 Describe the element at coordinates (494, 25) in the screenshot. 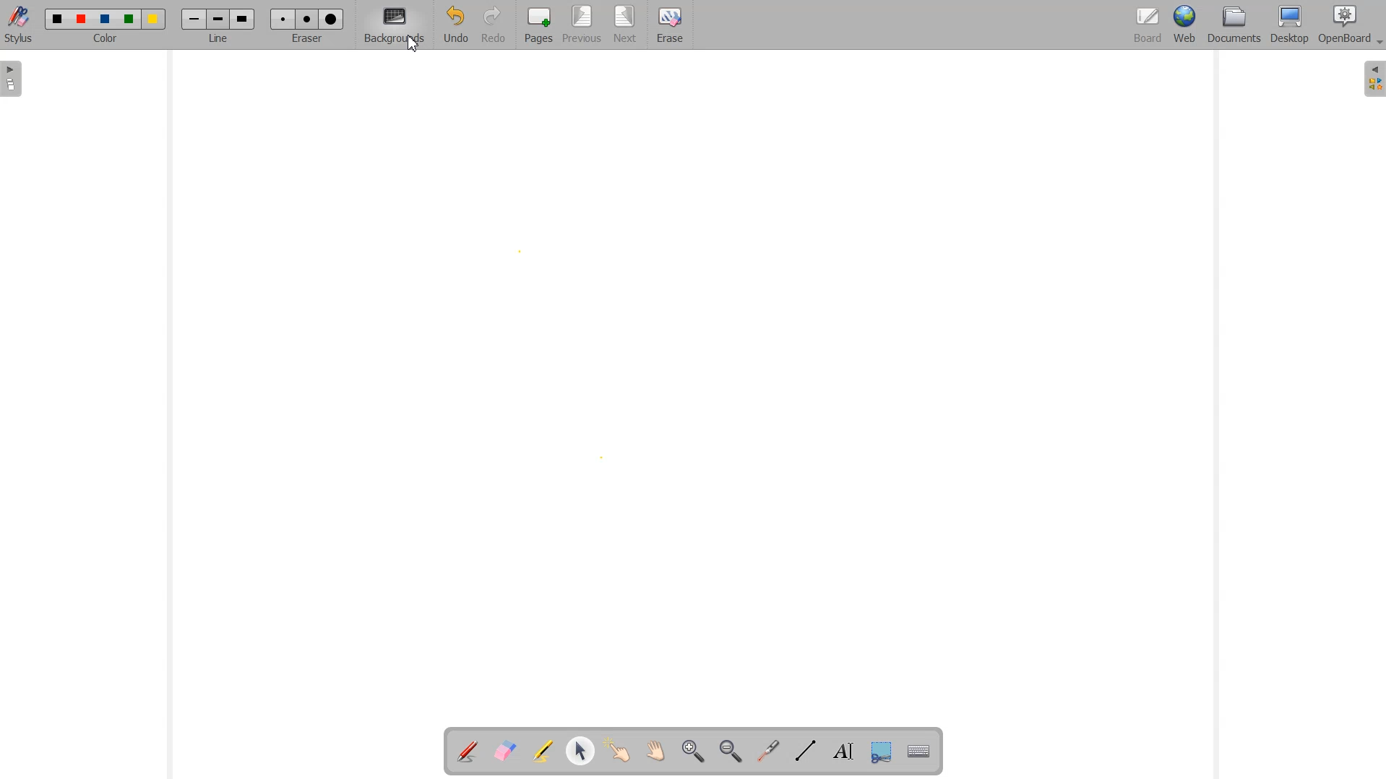

I see `Redo` at that location.